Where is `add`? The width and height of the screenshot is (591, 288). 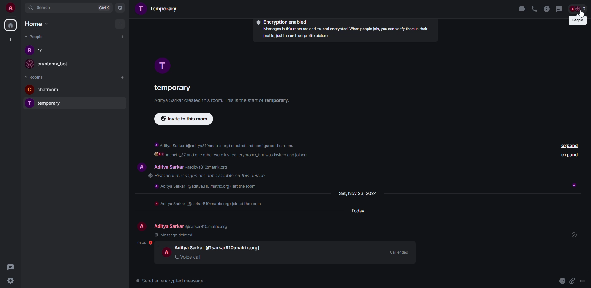
add is located at coordinates (120, 24).